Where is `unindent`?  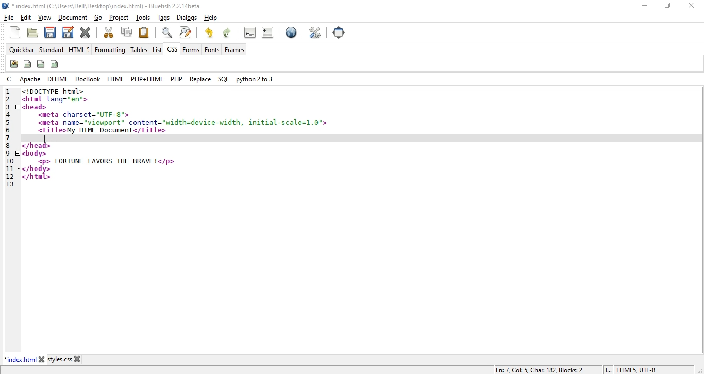 unindent is located at coordinates (250, 32).